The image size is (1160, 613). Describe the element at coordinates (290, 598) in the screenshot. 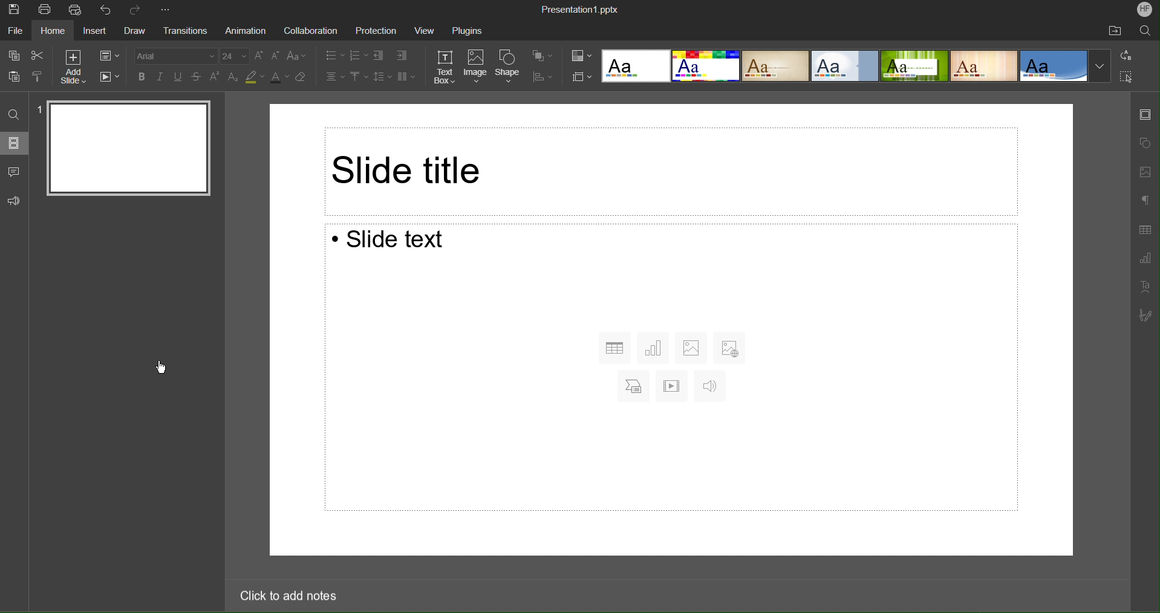

I see `Click to add notes` at that location.